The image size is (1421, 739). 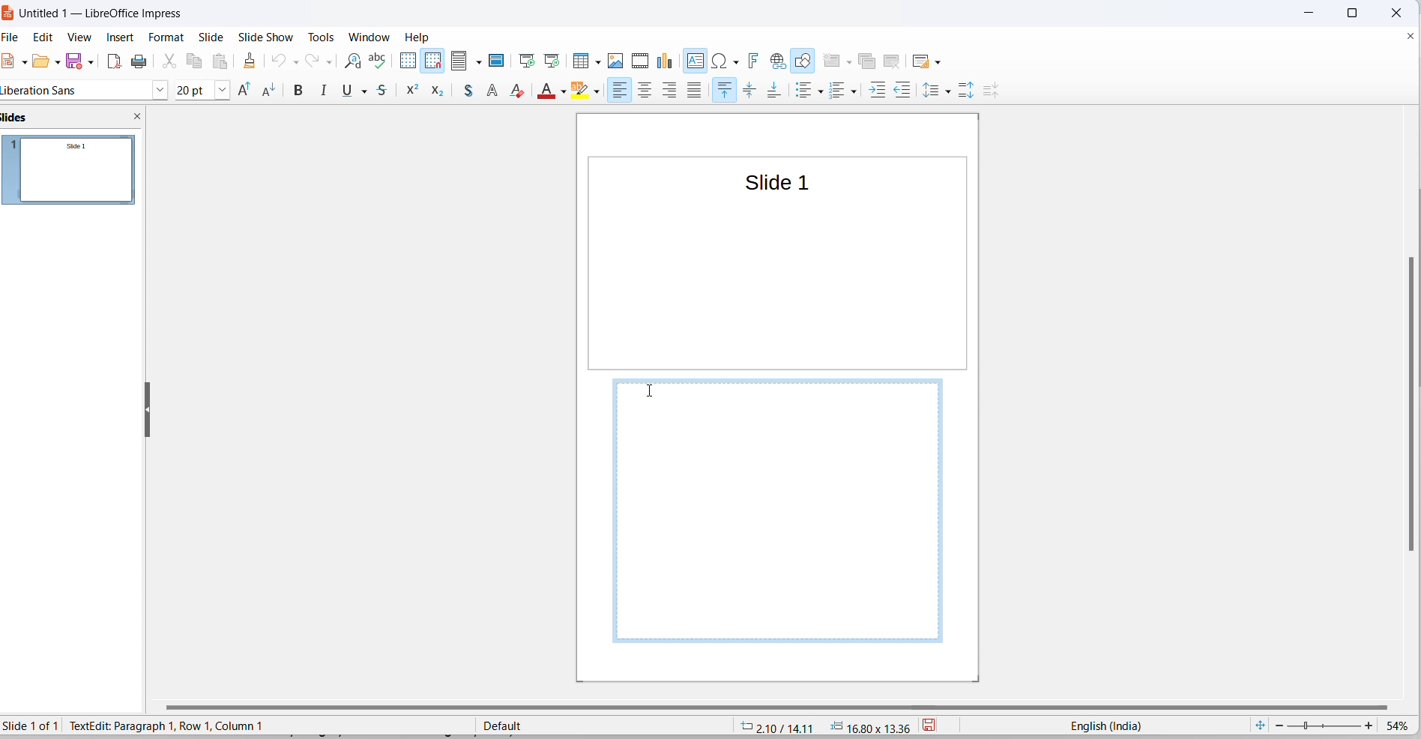 What do you see at coordinates (1357, 13) in the screenshot?
I see `maximize` at bounding box center [1357, 13].